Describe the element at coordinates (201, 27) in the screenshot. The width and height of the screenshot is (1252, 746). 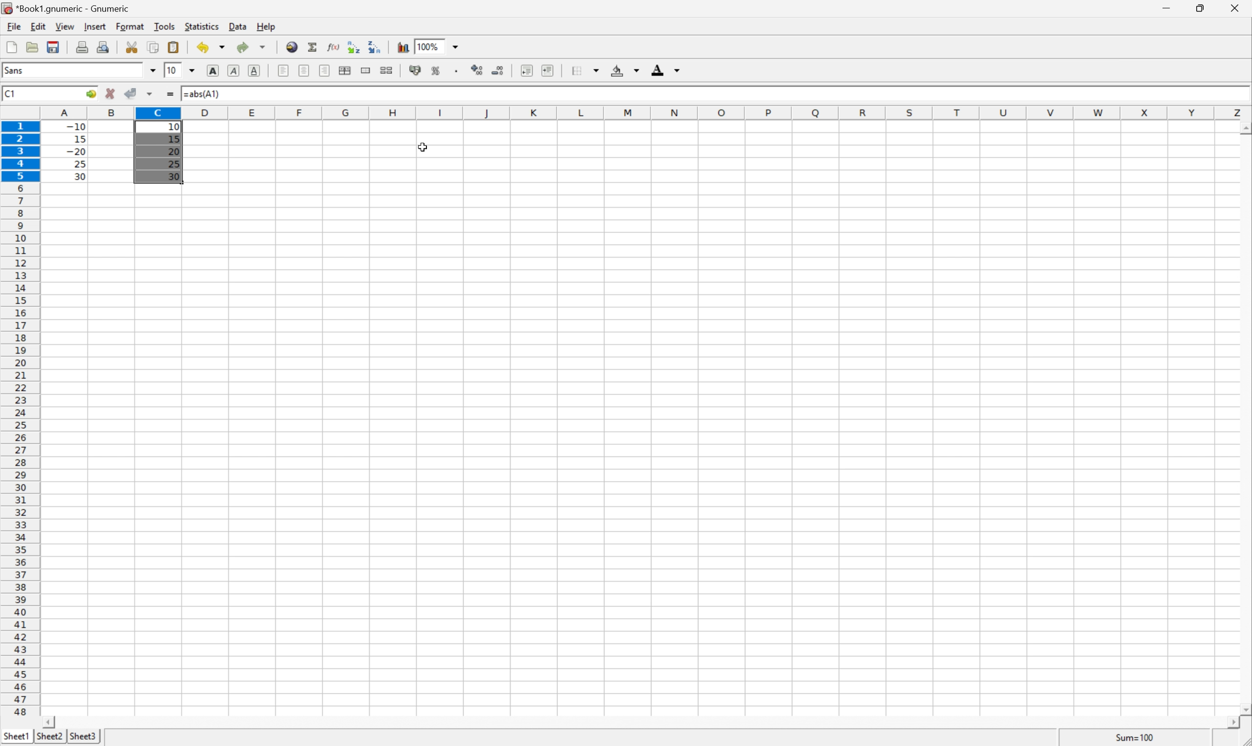
I see `Statistics` at that location.